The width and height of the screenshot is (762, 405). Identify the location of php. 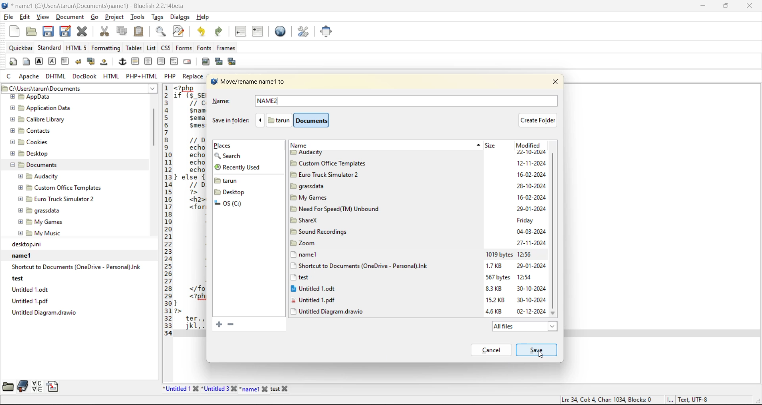
(171, 76).